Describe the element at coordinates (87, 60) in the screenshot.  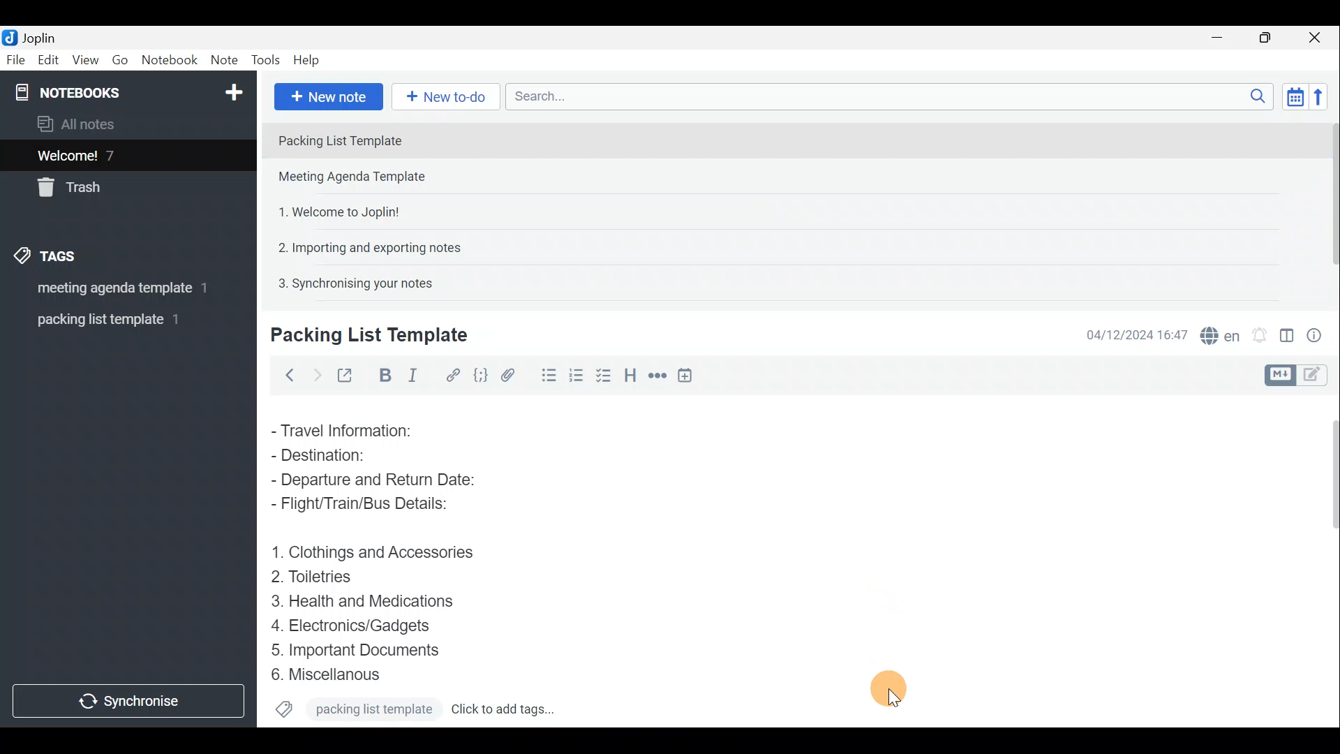
I see `View` at that location.